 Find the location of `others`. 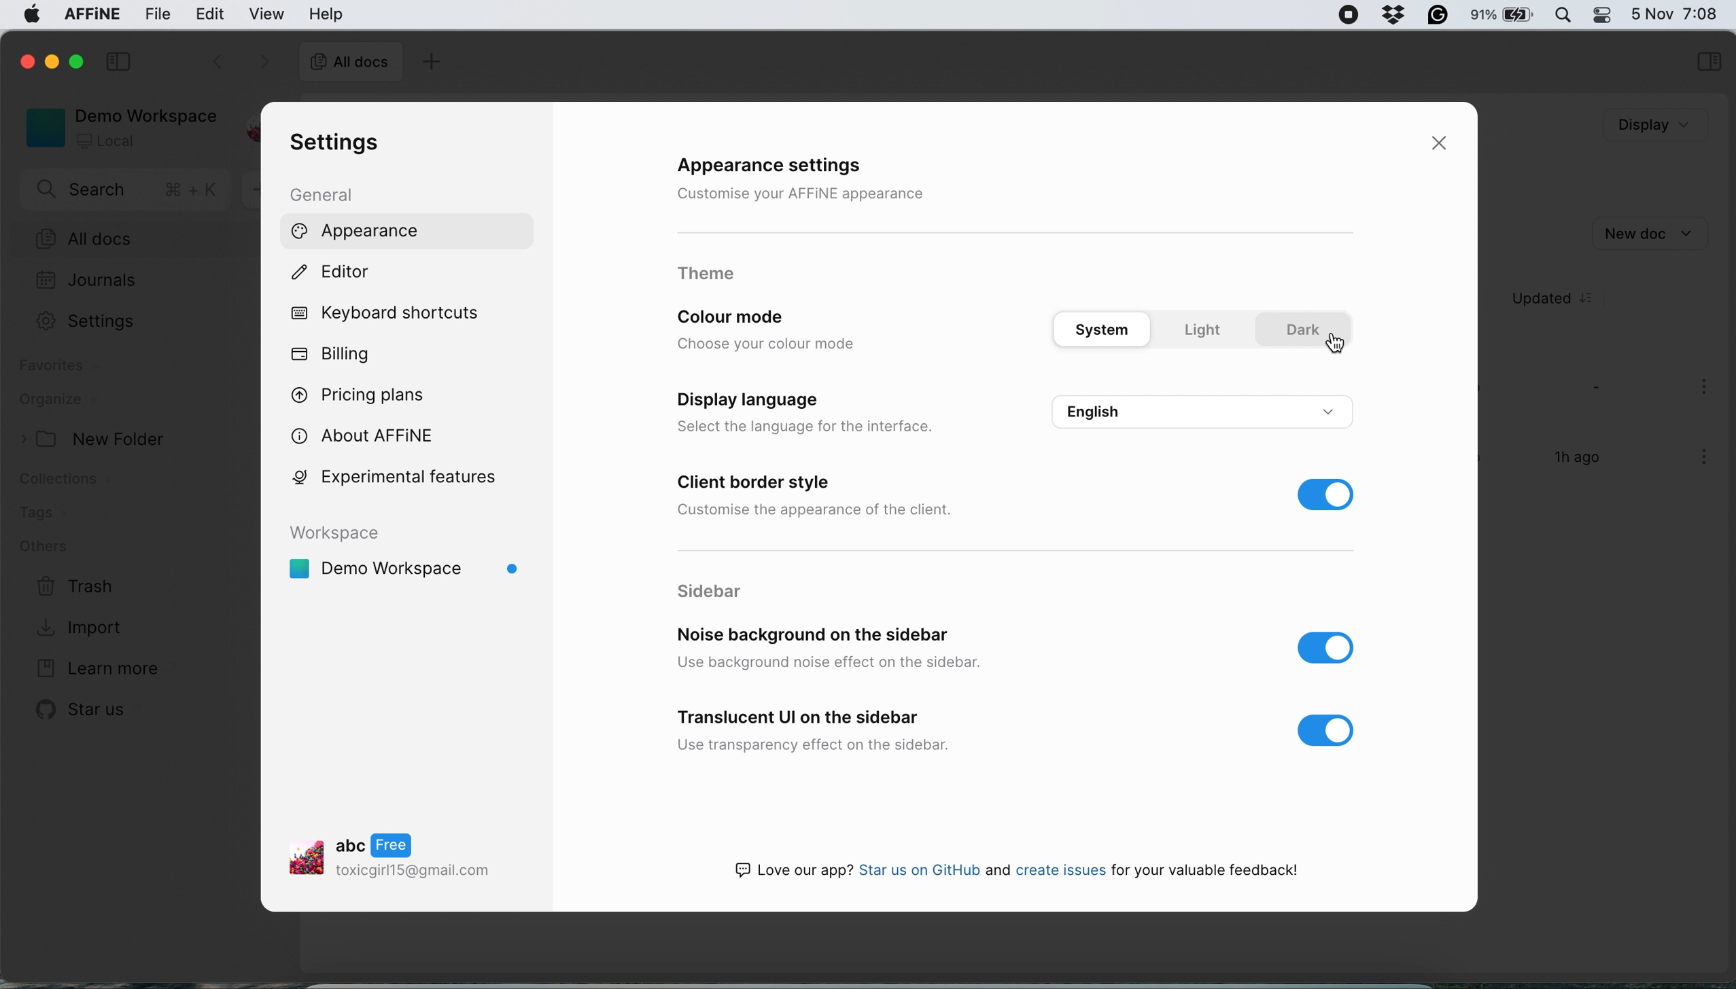

others is located at coordinates (54, 546).